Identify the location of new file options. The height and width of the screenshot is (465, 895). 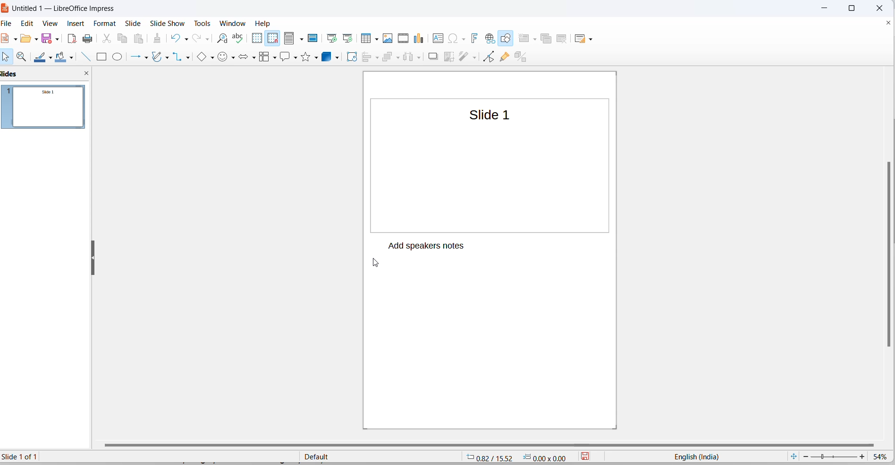
(15, 41).